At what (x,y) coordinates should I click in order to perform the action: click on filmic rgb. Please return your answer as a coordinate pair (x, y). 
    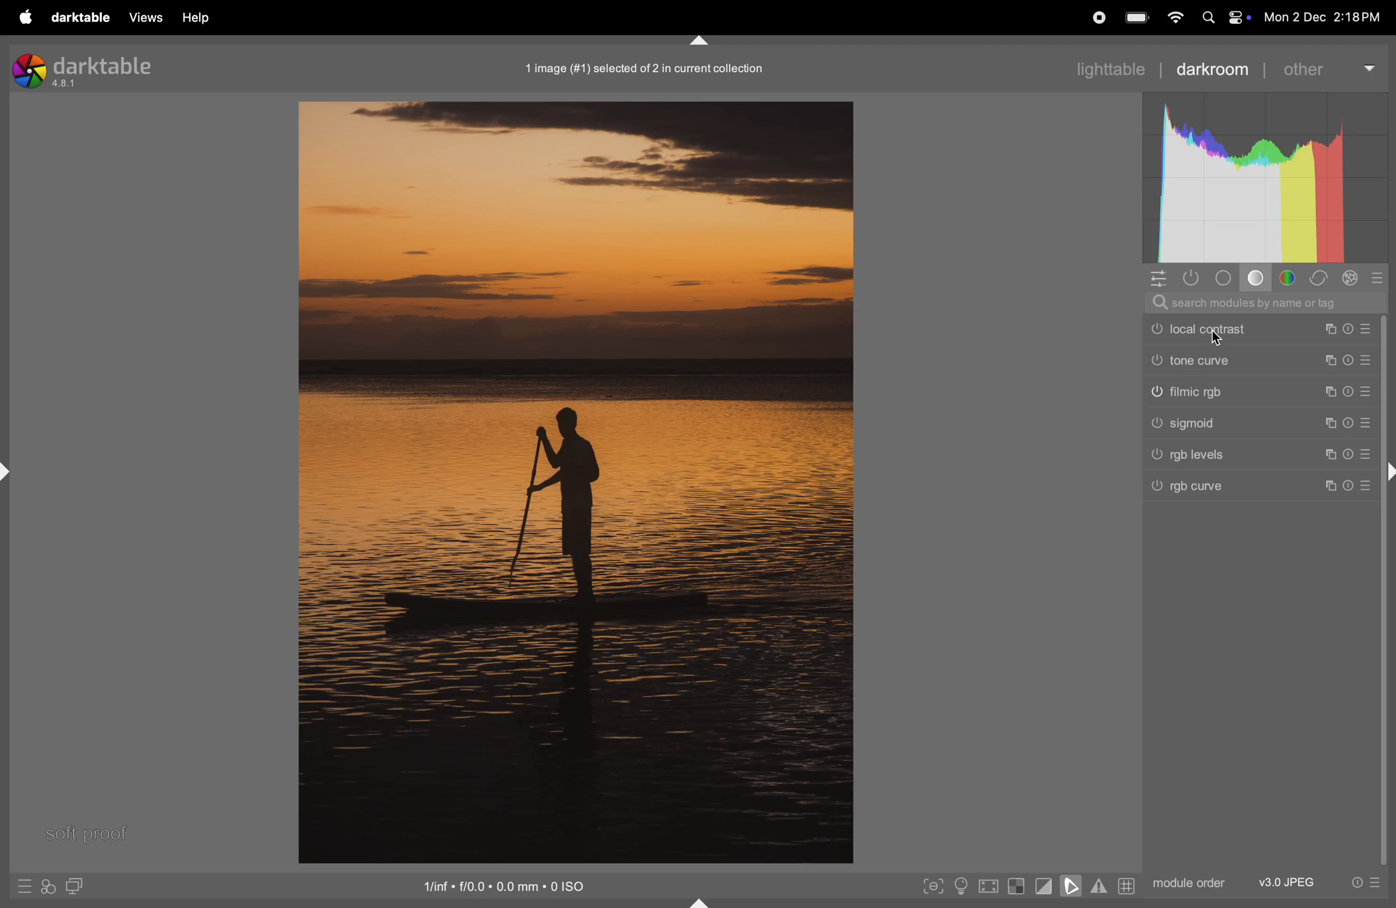
    Looking at the image, I should click on (1263, 392).